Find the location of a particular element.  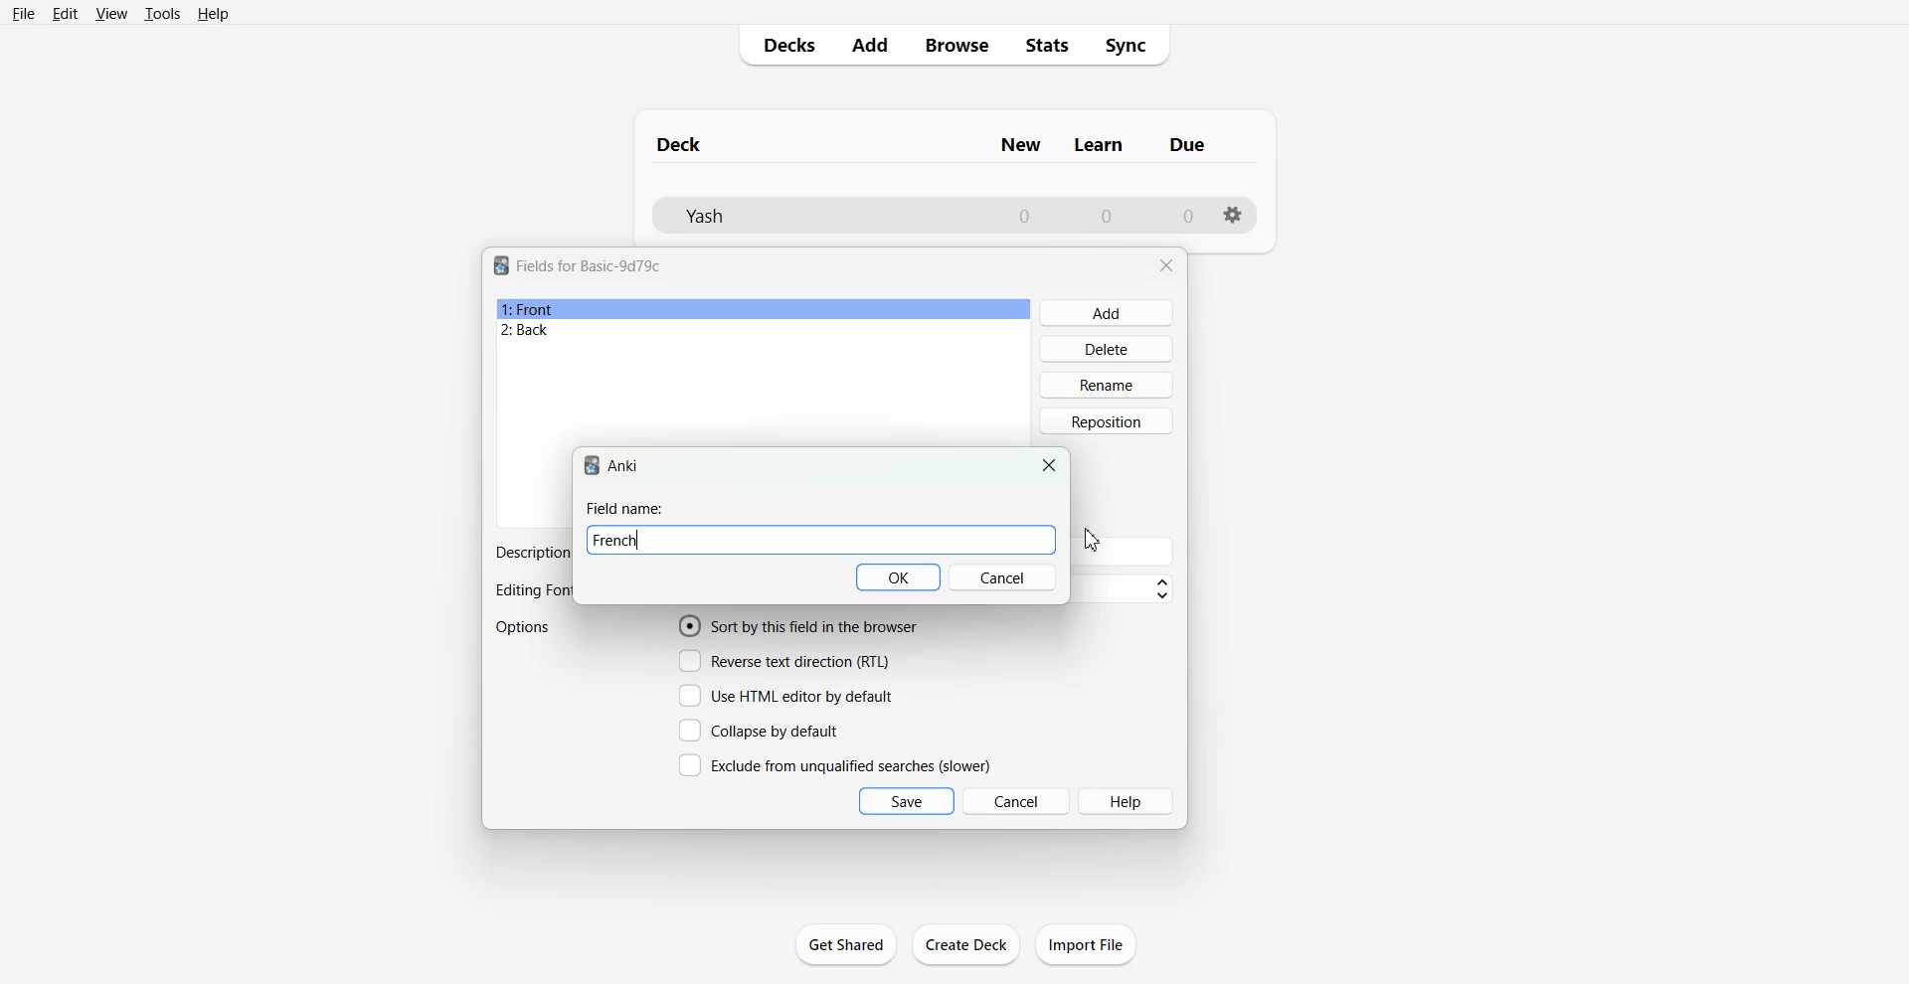

Number of New cards is located at coordinates (1024, 216).